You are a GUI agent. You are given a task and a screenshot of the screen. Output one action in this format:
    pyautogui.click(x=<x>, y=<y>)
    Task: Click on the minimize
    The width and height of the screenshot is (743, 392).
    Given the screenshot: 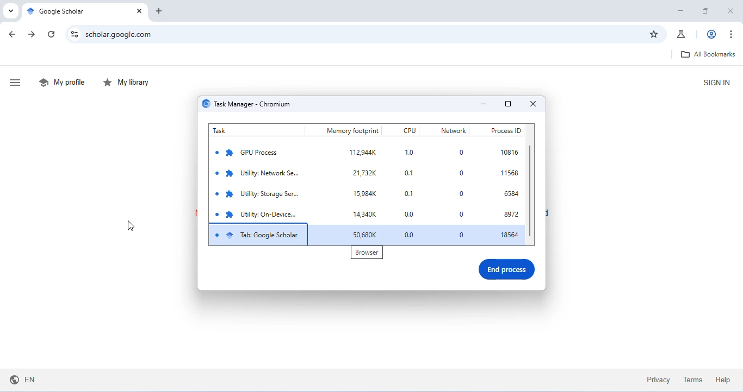 What is the action you would take?
    pyautogui.click(x=680, y=11)
    